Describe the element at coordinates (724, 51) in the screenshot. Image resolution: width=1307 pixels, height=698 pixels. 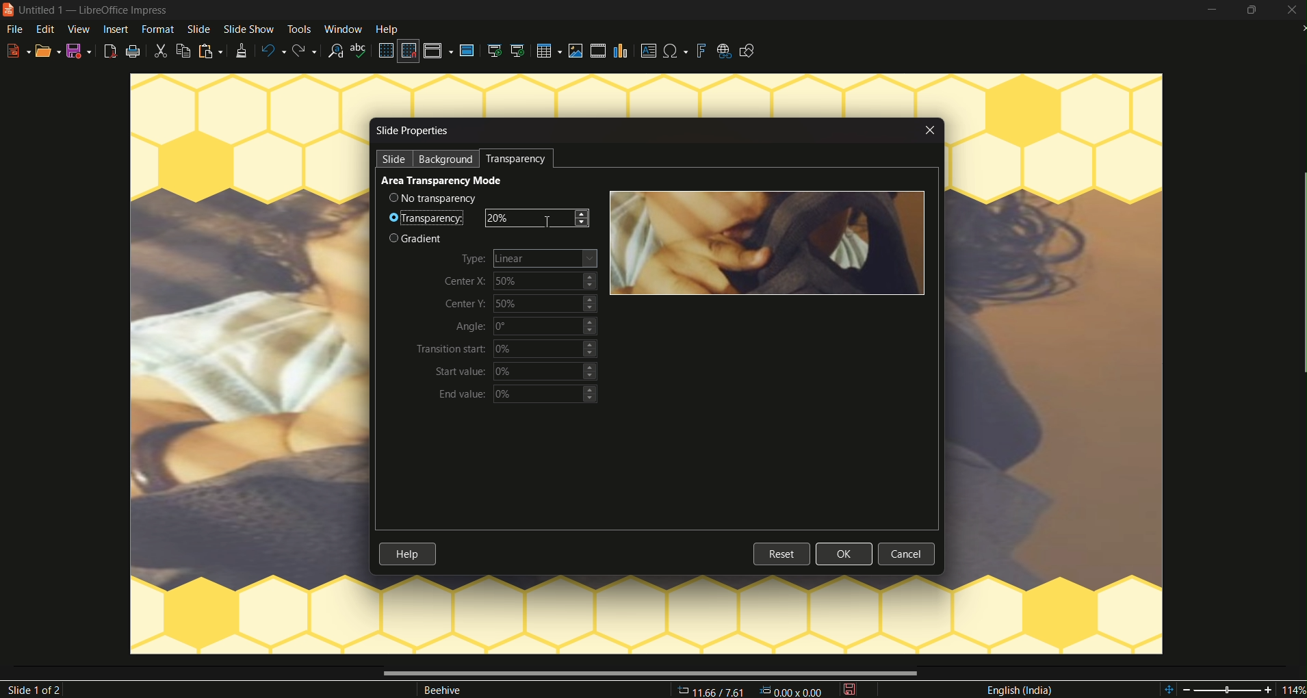
I see `insert hyperlink` at that location.